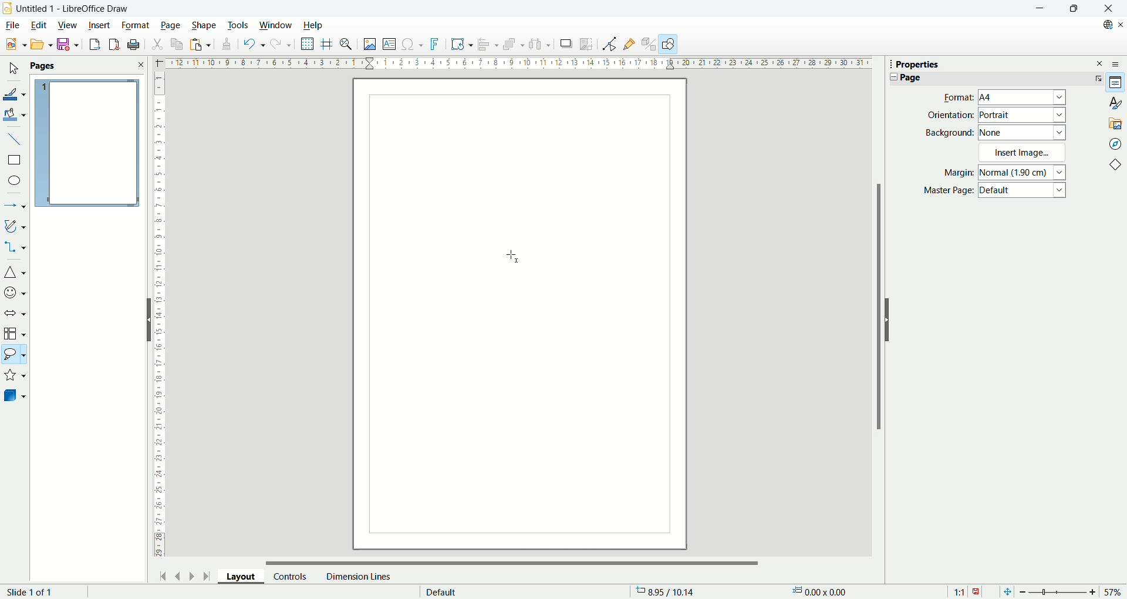  What do you see at coordinates (1038, 9) in the screenshot?
I see `minimize` at bounding box center [1038, 9].